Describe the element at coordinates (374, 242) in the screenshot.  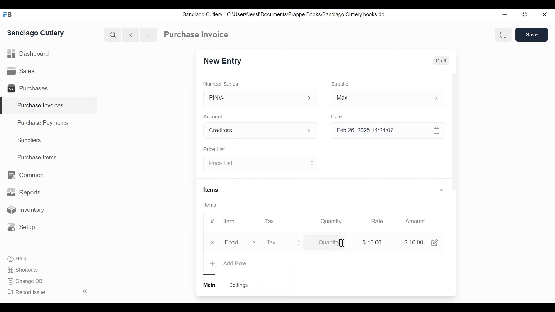
I see `$0.00` at that location.